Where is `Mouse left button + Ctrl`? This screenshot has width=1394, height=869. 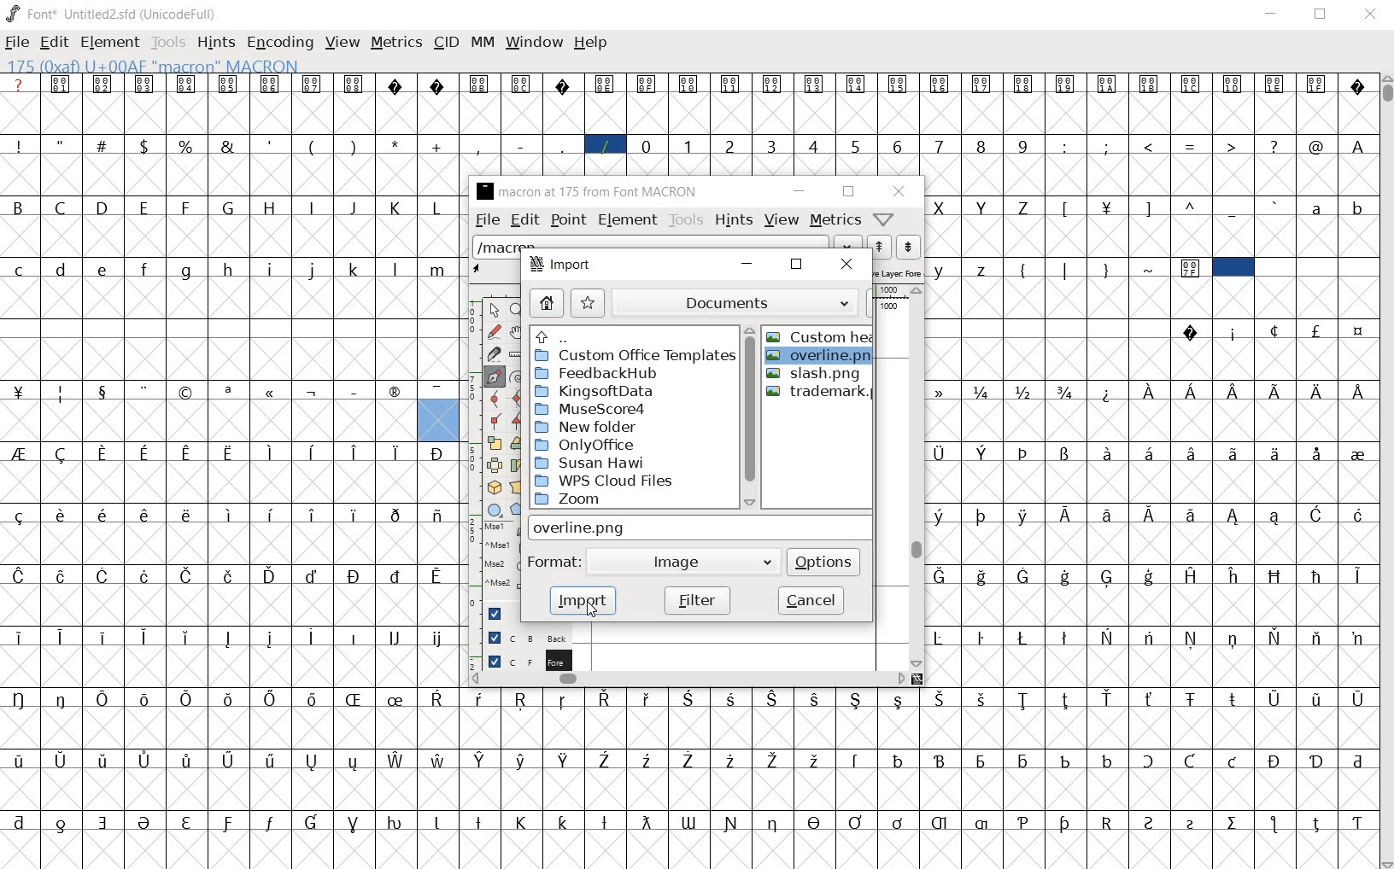 Mouse left button + Ctrl is located at coordinates (501, 548).